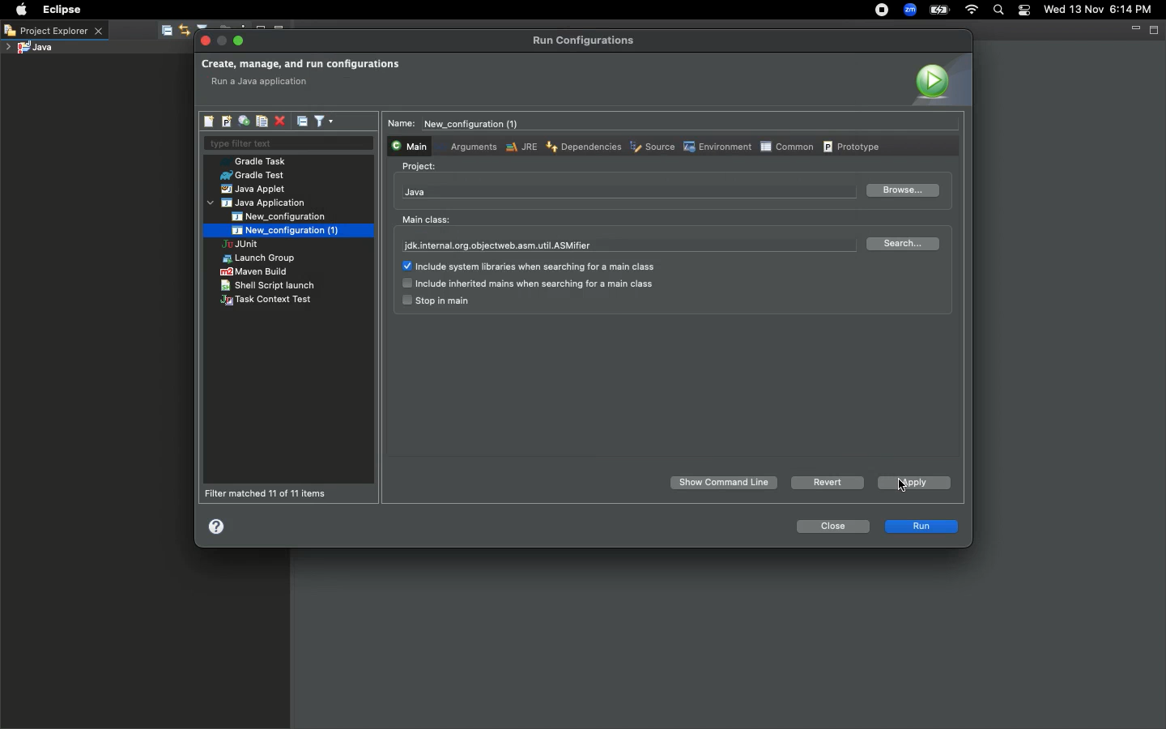  Describe the element at coordinates (279, 122) in the screenshot. I see `Delete selected launch configurations` at that location.